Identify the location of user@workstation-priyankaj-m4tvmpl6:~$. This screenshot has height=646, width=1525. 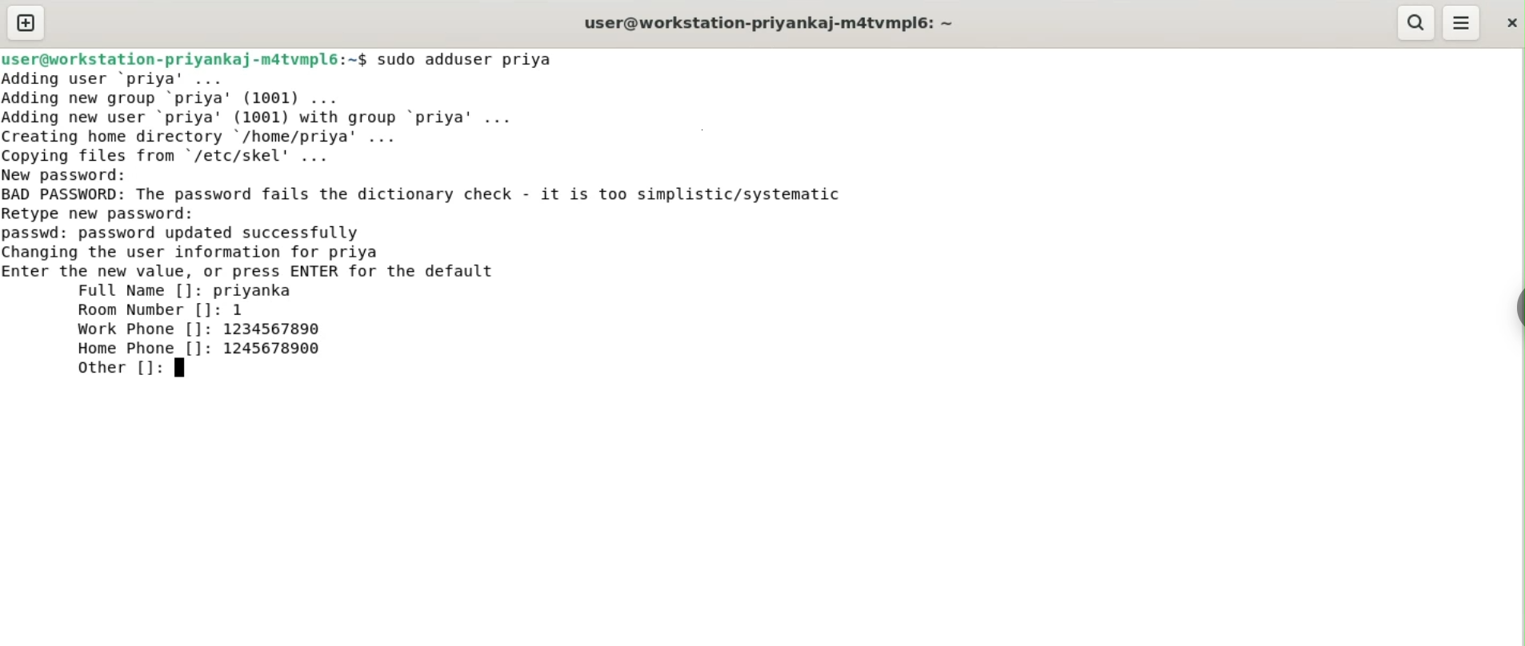
(184, 57).